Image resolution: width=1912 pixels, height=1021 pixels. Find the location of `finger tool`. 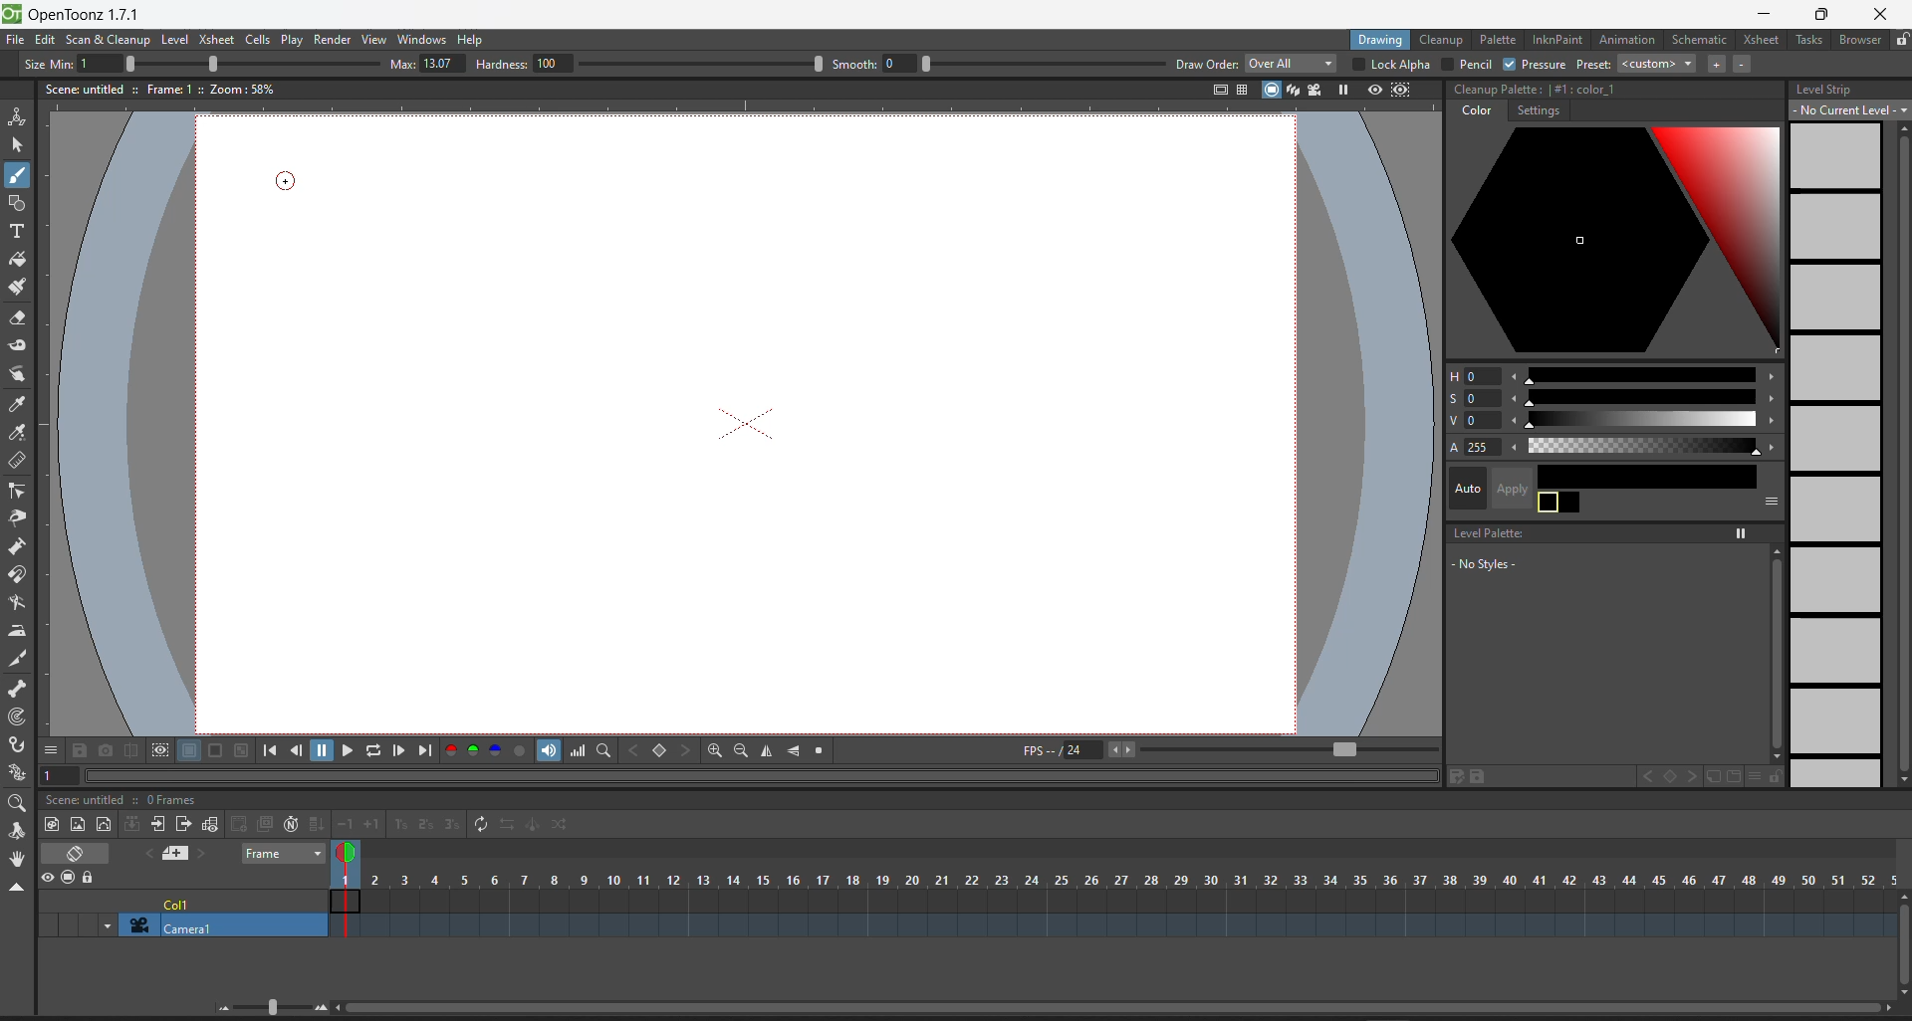

finger tool is located at coordinates (19, 375).